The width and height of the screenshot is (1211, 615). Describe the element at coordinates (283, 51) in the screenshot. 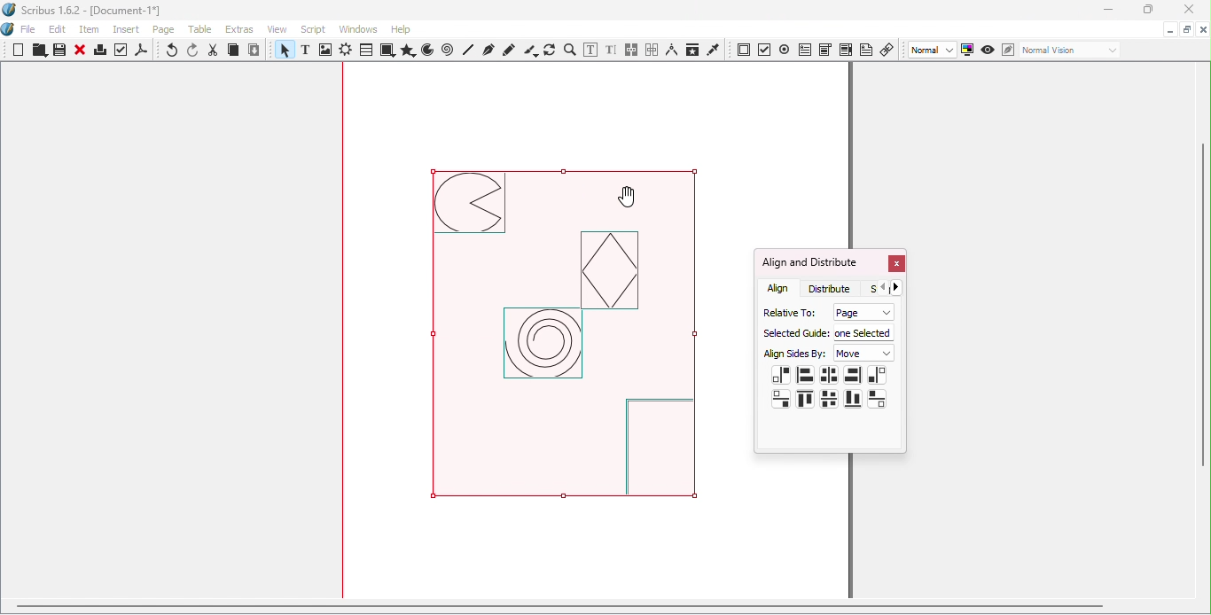

I see `Select item` at that location.